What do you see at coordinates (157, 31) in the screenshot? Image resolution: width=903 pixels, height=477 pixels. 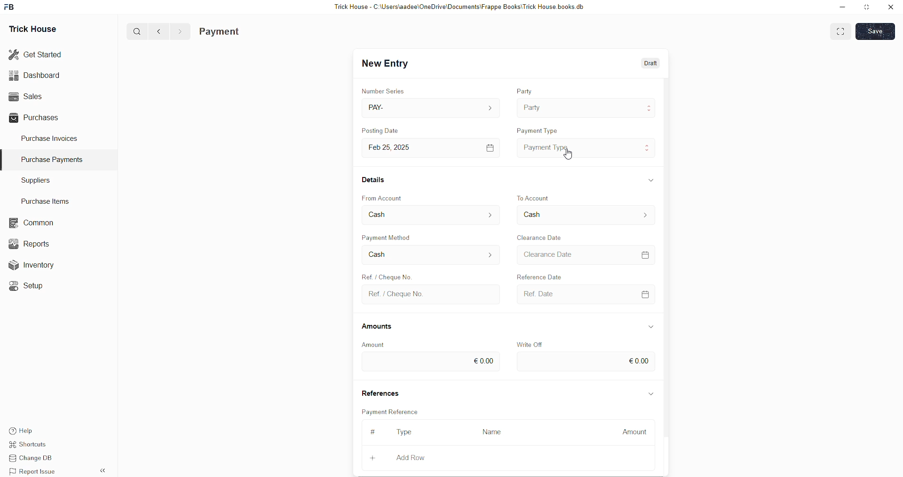 I see `<` at bounding box center [157, 31].